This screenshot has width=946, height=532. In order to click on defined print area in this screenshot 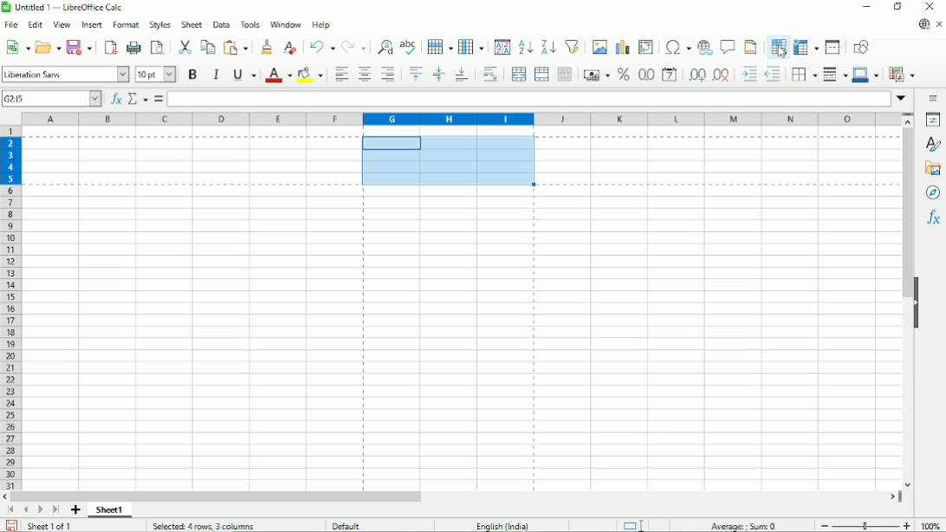, I will do `click(460, 161)`.